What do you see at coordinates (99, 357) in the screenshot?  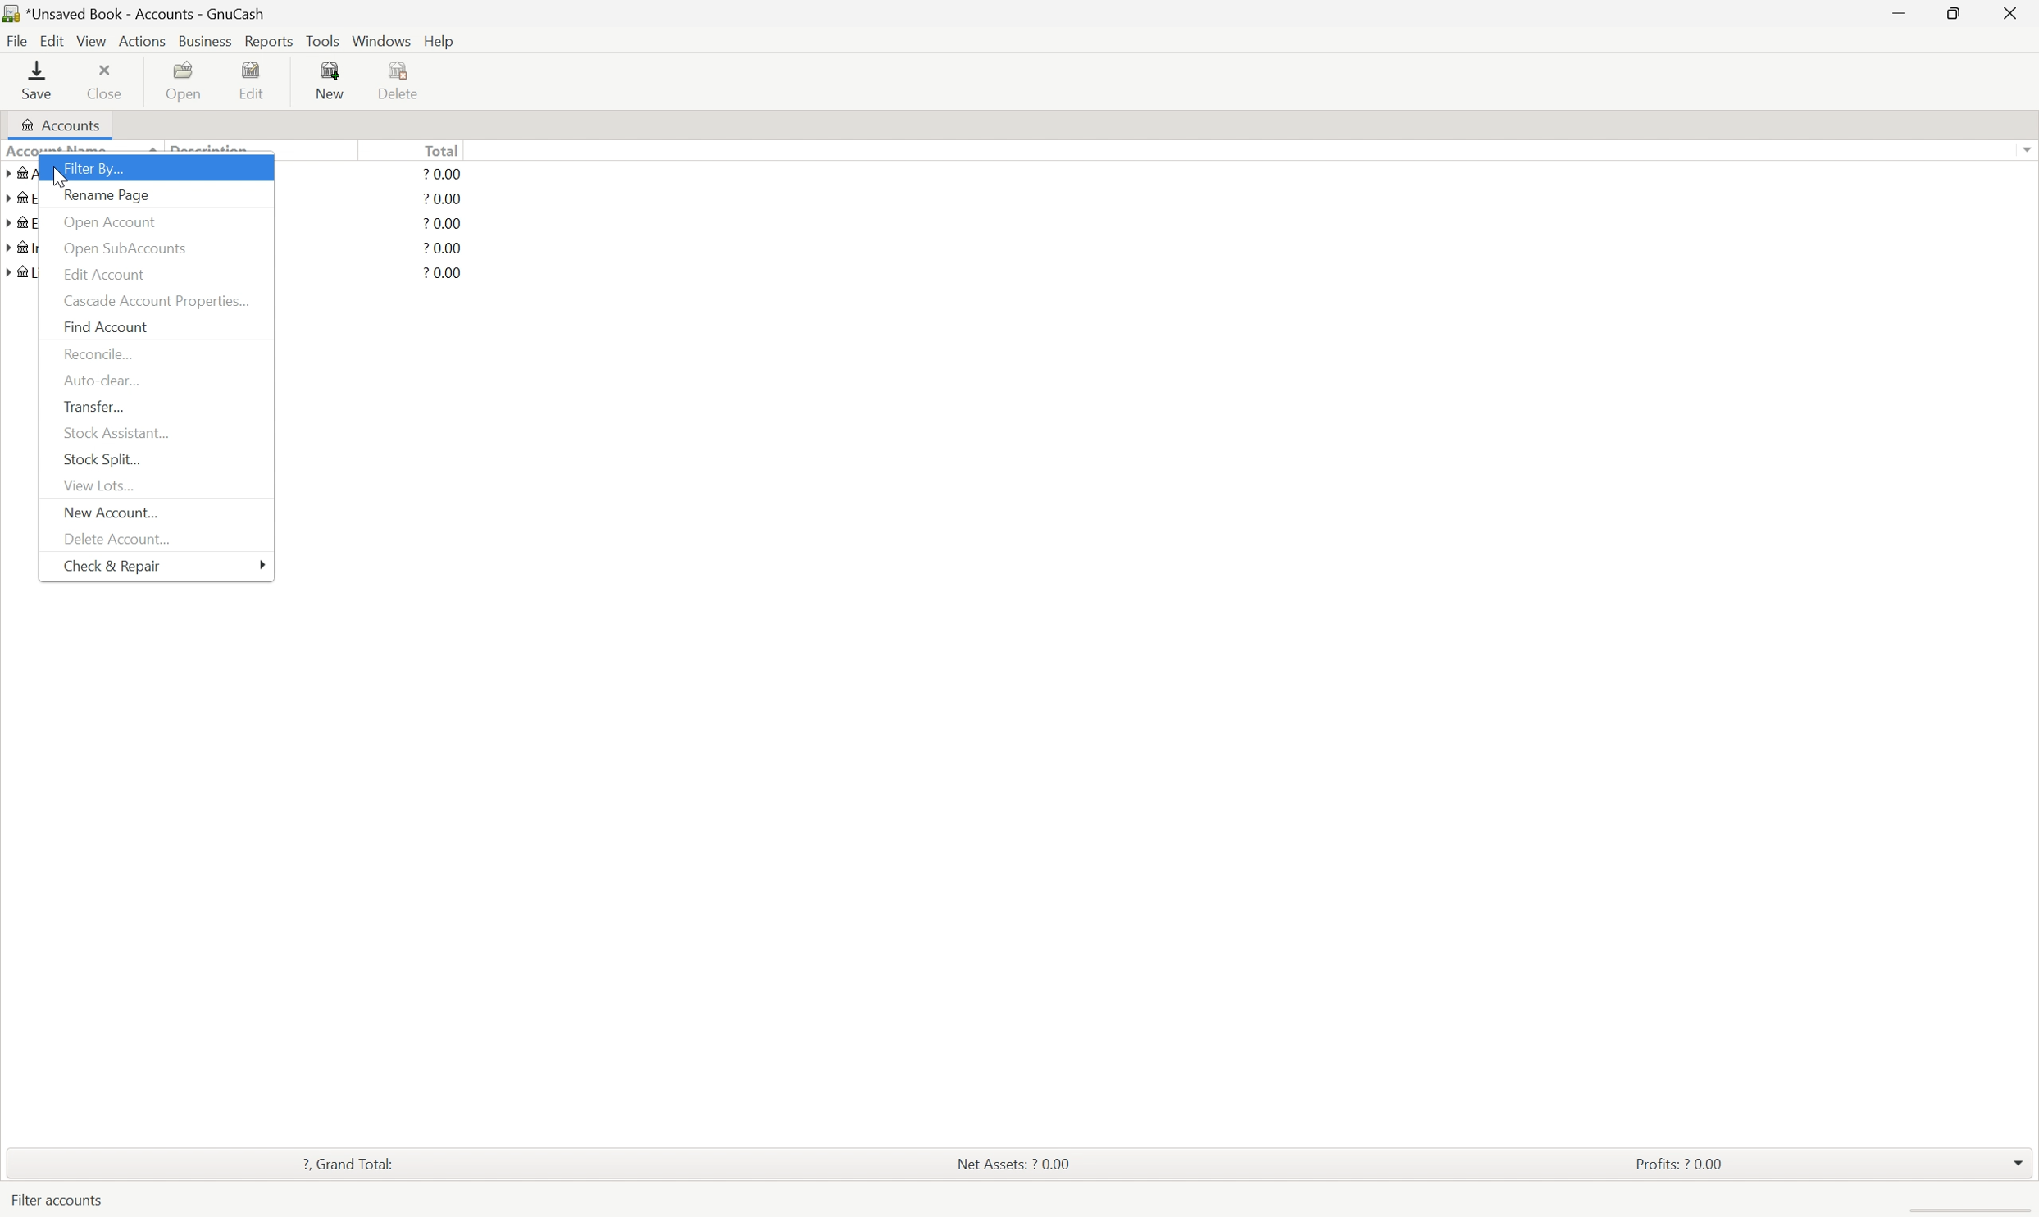 I see `Reconcile...` at bounding box center [99, 357].